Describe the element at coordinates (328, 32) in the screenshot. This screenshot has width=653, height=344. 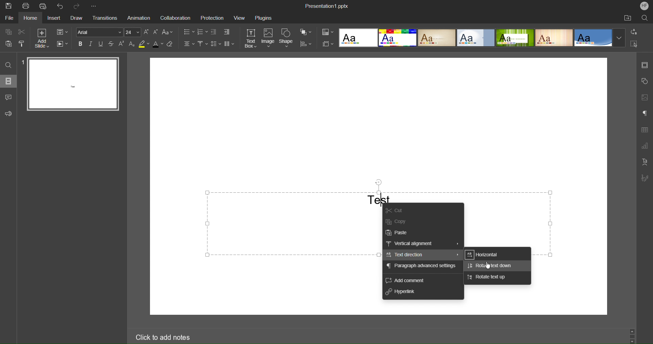
I see `Colors` at that location.